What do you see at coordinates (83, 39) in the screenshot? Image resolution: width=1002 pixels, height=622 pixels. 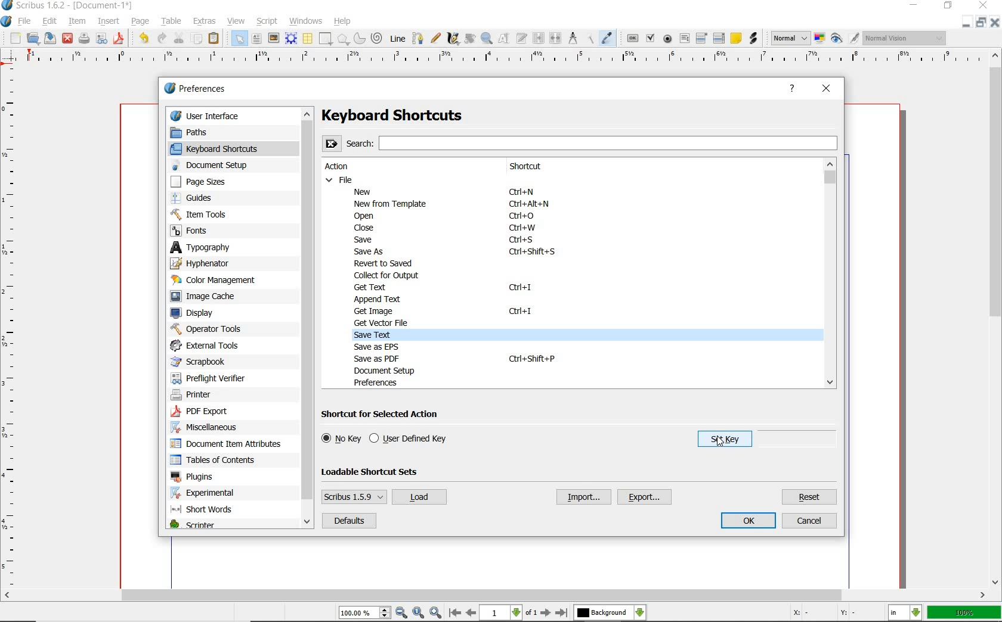 I see `preflight verifier` at bounding box center [83, 39].